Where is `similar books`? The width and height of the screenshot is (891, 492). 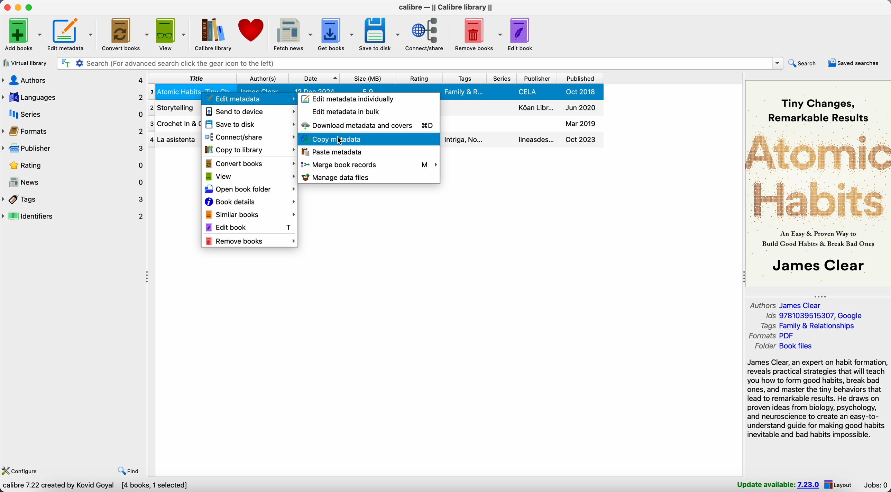 similar books is located at coordinates (250, 213).